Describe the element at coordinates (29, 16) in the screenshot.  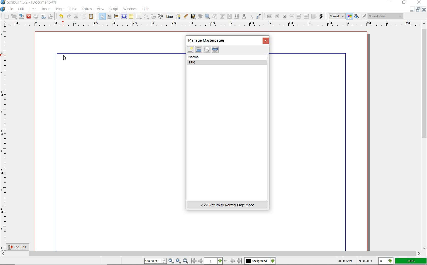
I see `close` at that location.